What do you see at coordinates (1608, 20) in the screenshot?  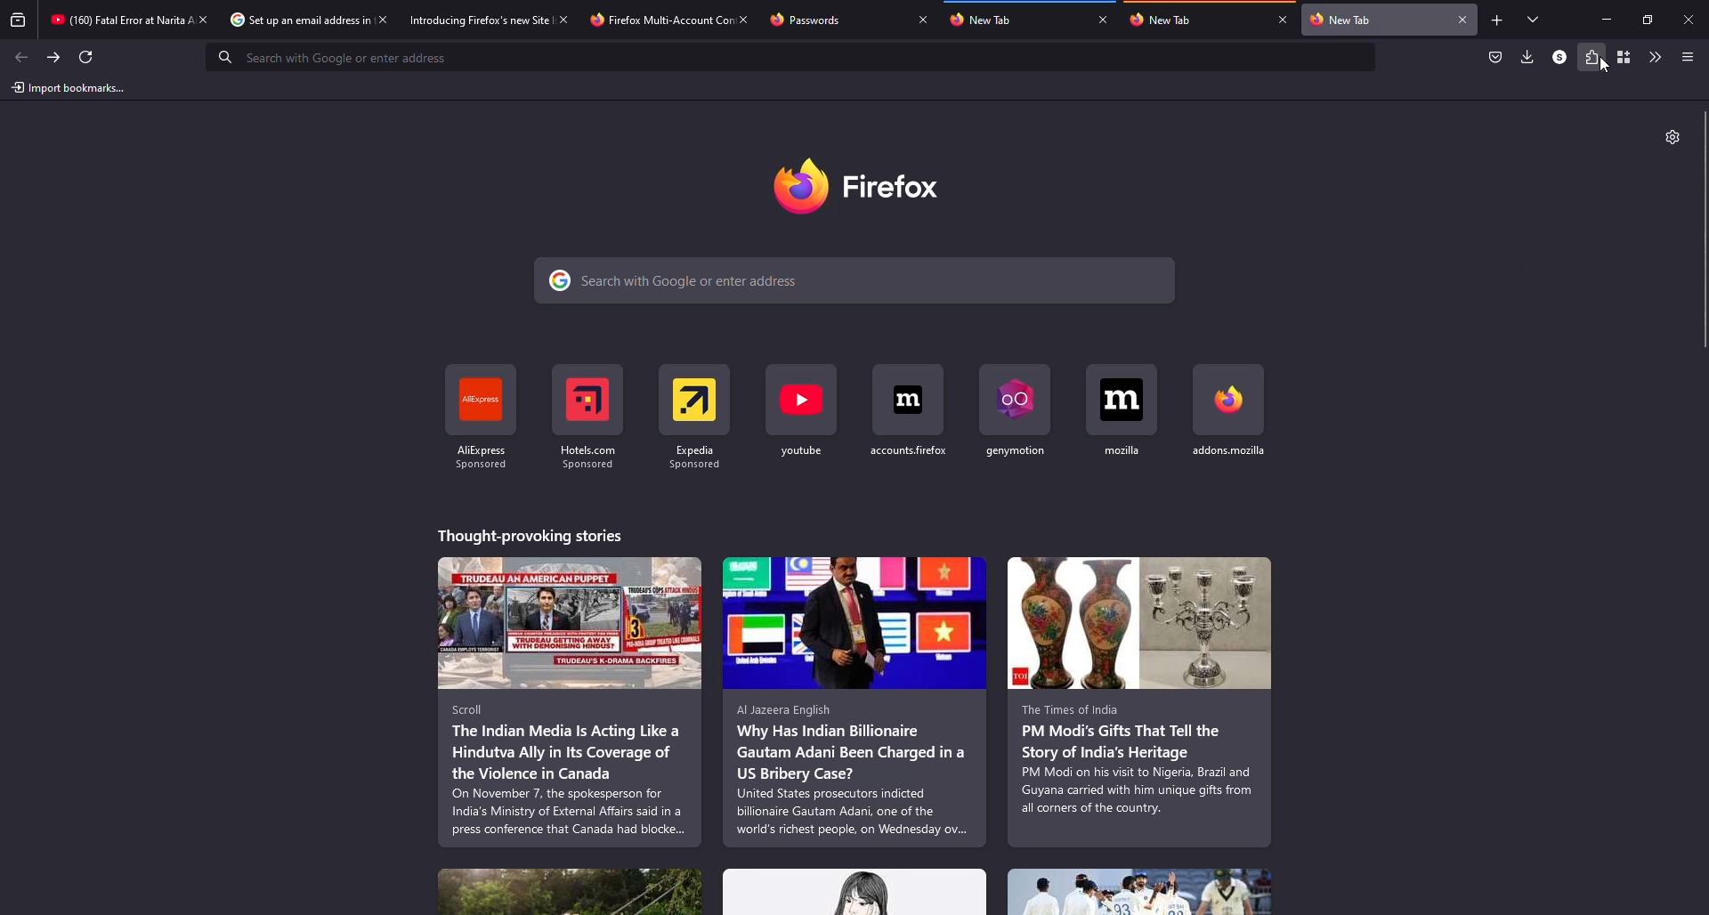 I see `minimize` at bounding box center [1608, 20].